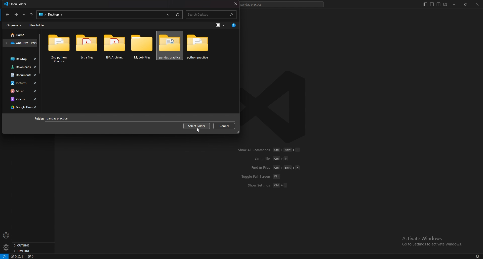  What do you see at coordinates (21, 58) in the screenshot?
I see `desktop folder` at bounding box center [21, 58].